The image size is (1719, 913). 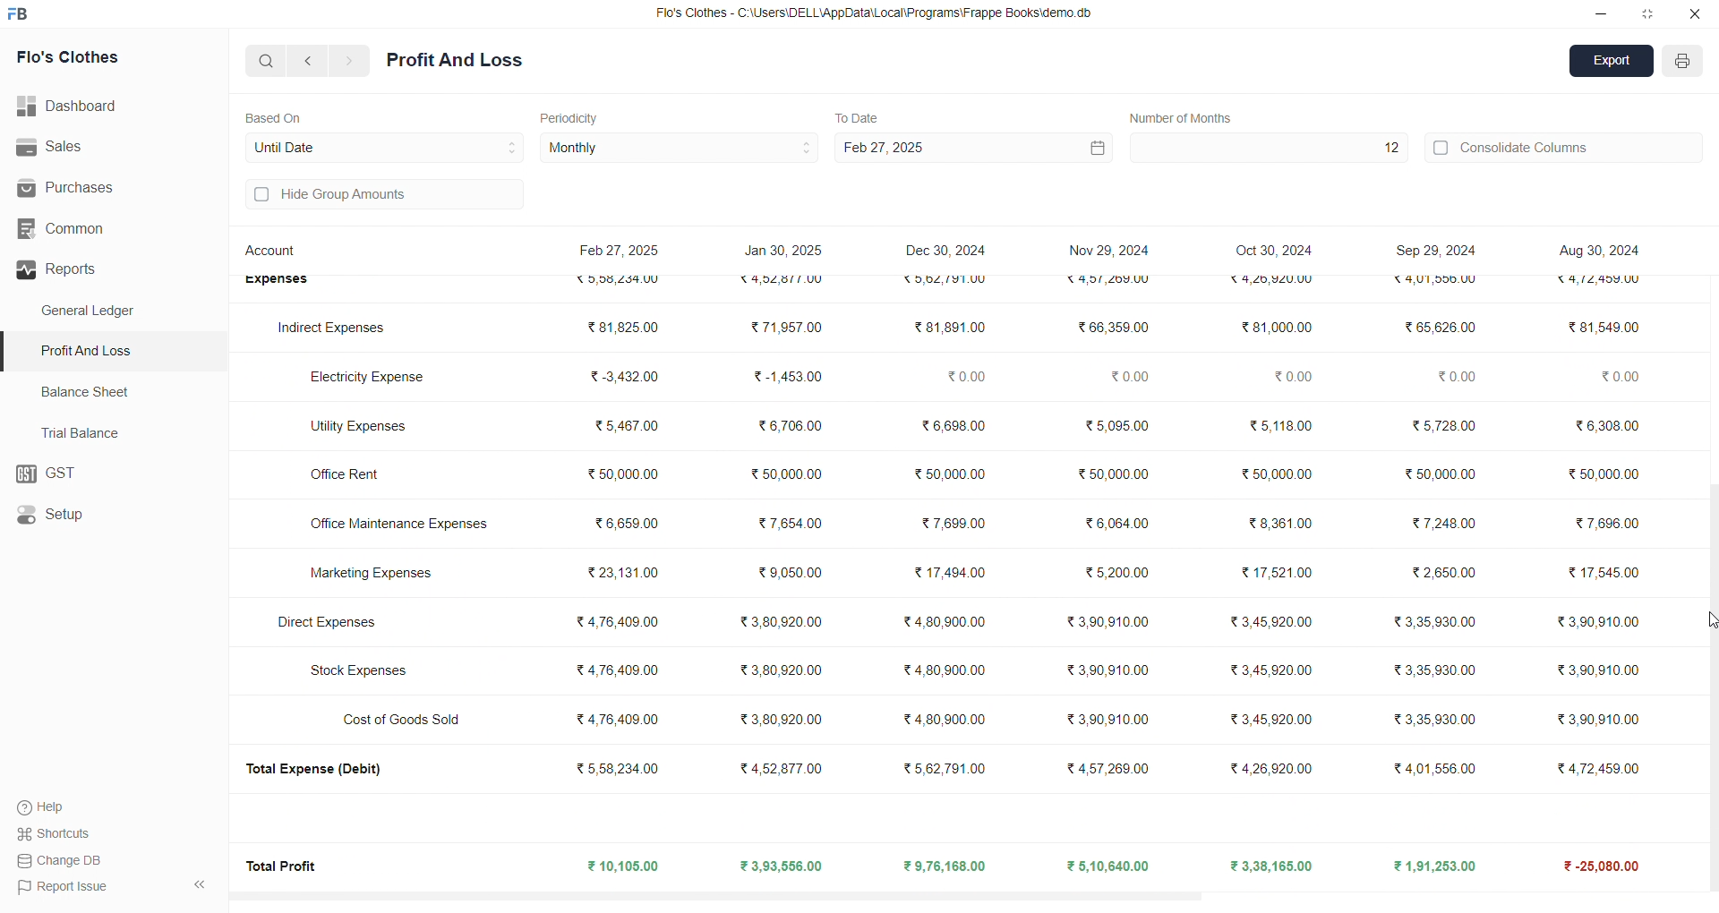 What do you see at coordinates (618, 669) in the screenshot?
I see `₹4,76,409.00` at bounding box center [618, 669].